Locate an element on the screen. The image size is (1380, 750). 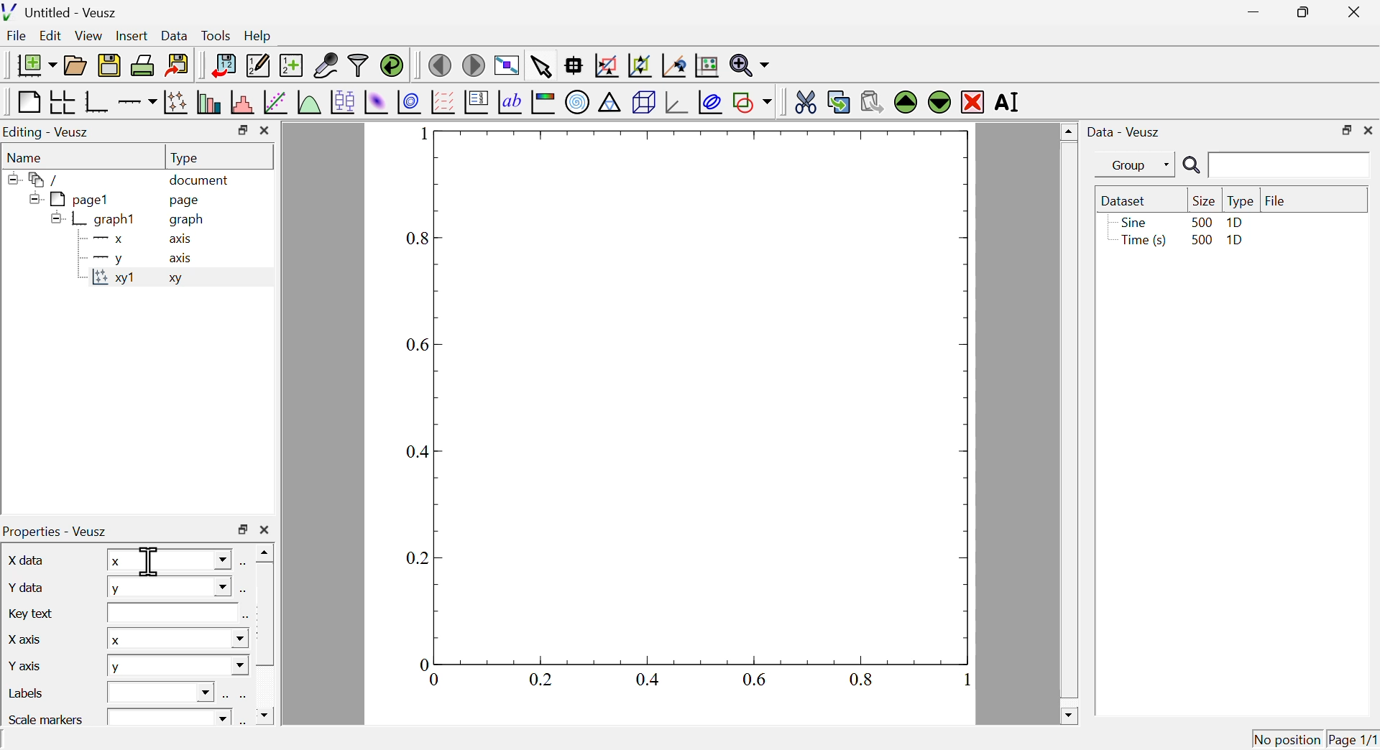
type is located at coordinates (1241, 201).